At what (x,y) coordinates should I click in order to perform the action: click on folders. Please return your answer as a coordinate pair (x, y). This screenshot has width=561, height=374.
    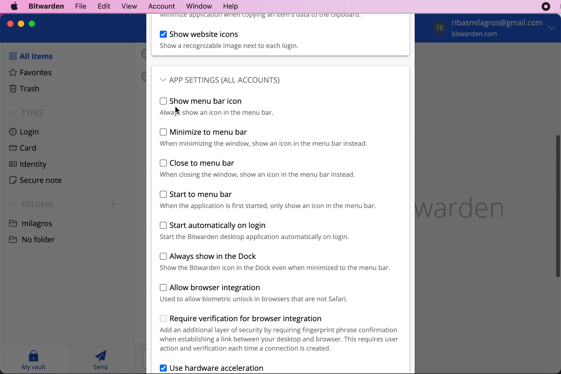
    Looking at the image, I should click on (30, 204).